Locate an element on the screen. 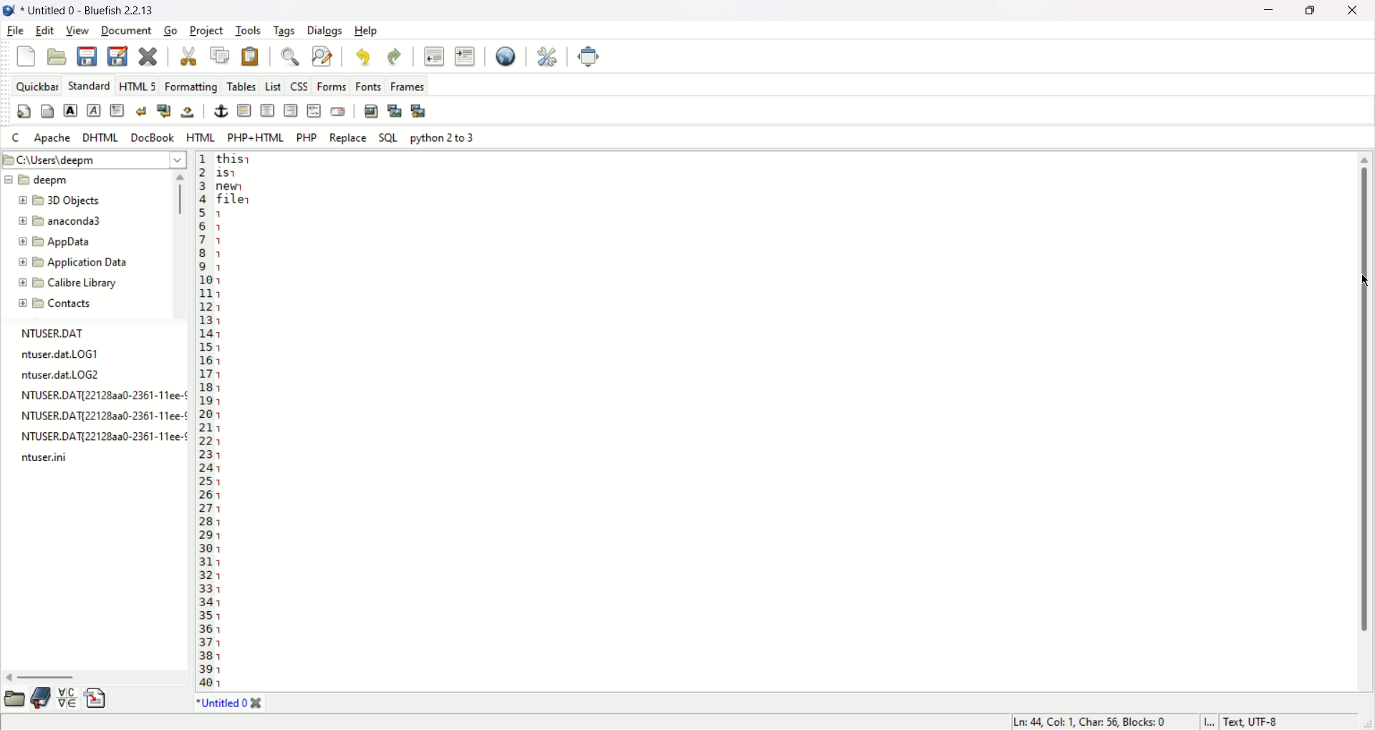  SQL is located at coordinates (389, 138).